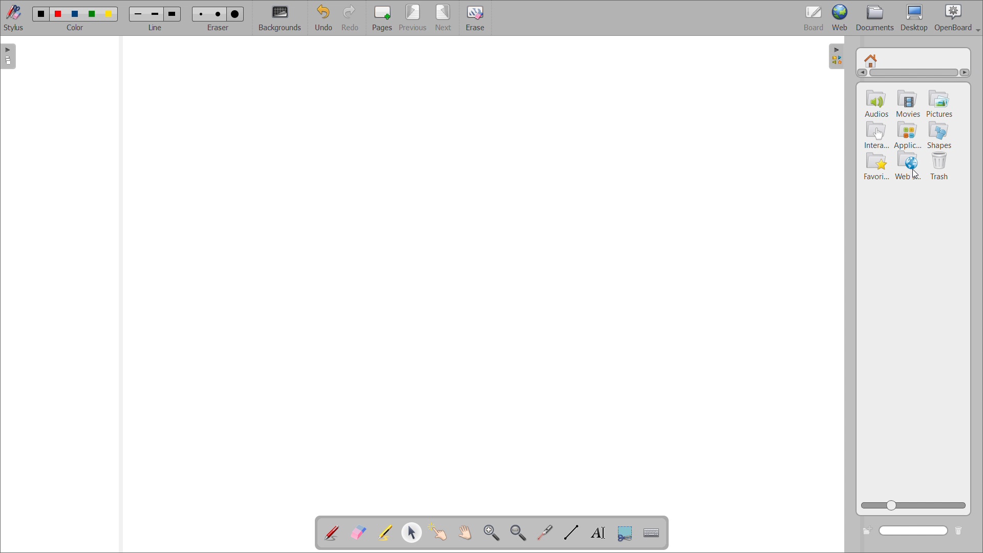  What do you see at coordinates (93, 14) in the screenshot?
I see `Color 4` at bounding box center [93, 14].